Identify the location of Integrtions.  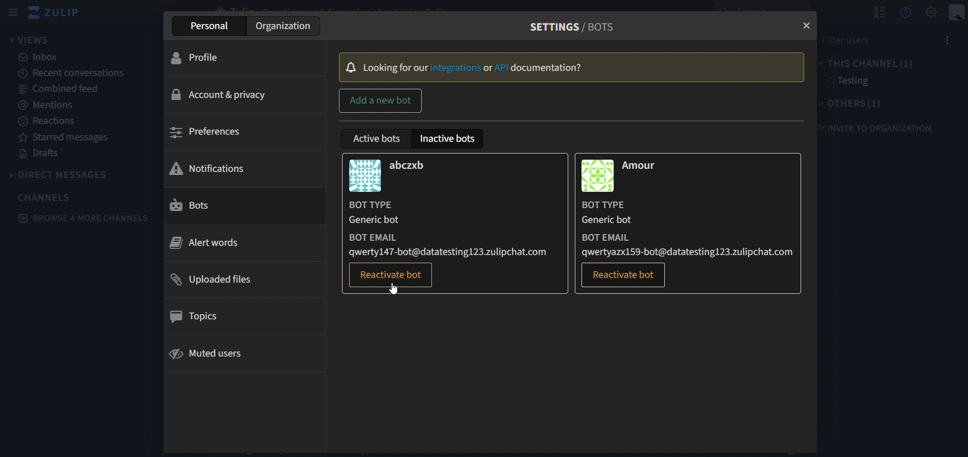
(456, 67).